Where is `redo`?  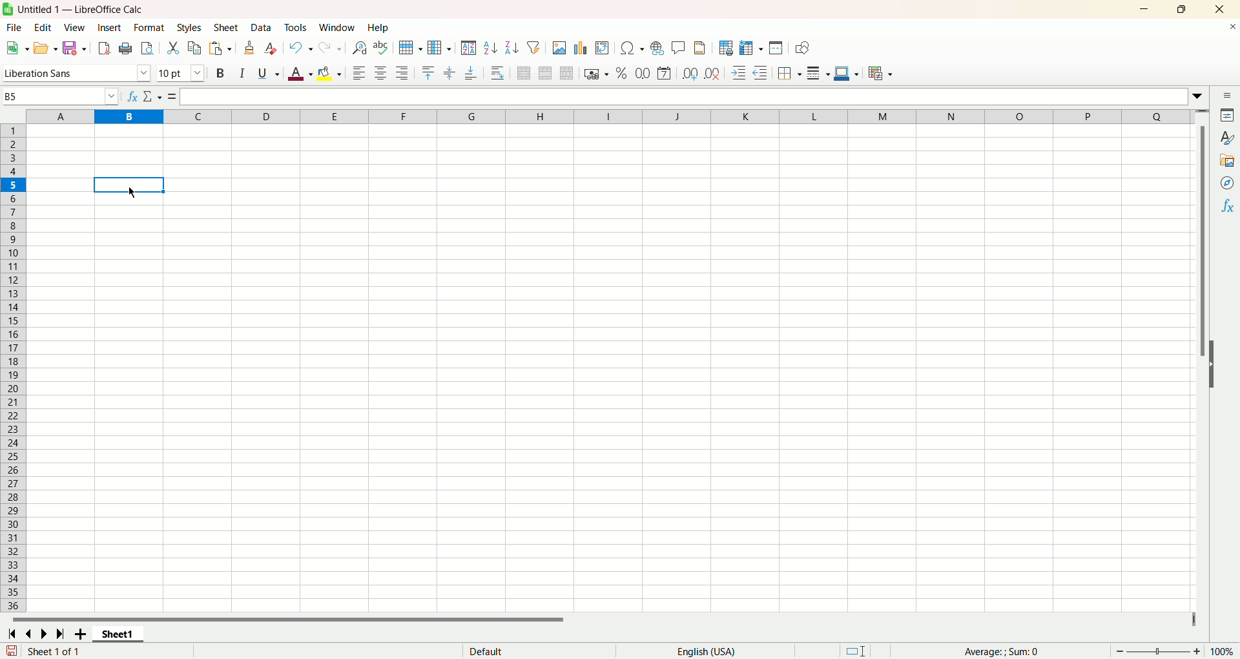 redo is located at coordinates (330, 48).